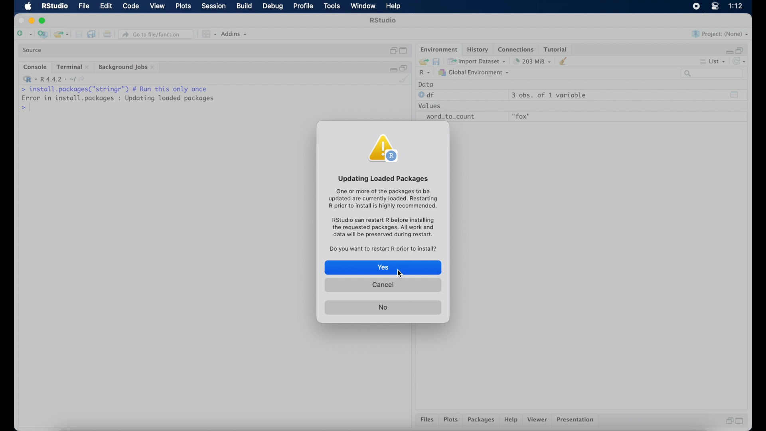 The width and height of the screenshot is (766, 431). Describe the element at coordinates (556, 48) in the screenshot. I see `tutorial` at that location.